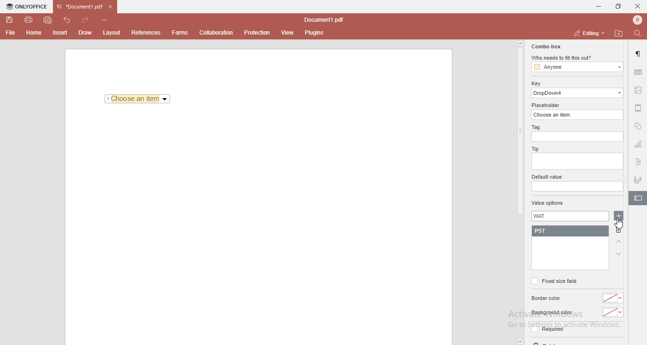 This screenshot has width=647, height=345. I want to click on signature, so click(638, 178).